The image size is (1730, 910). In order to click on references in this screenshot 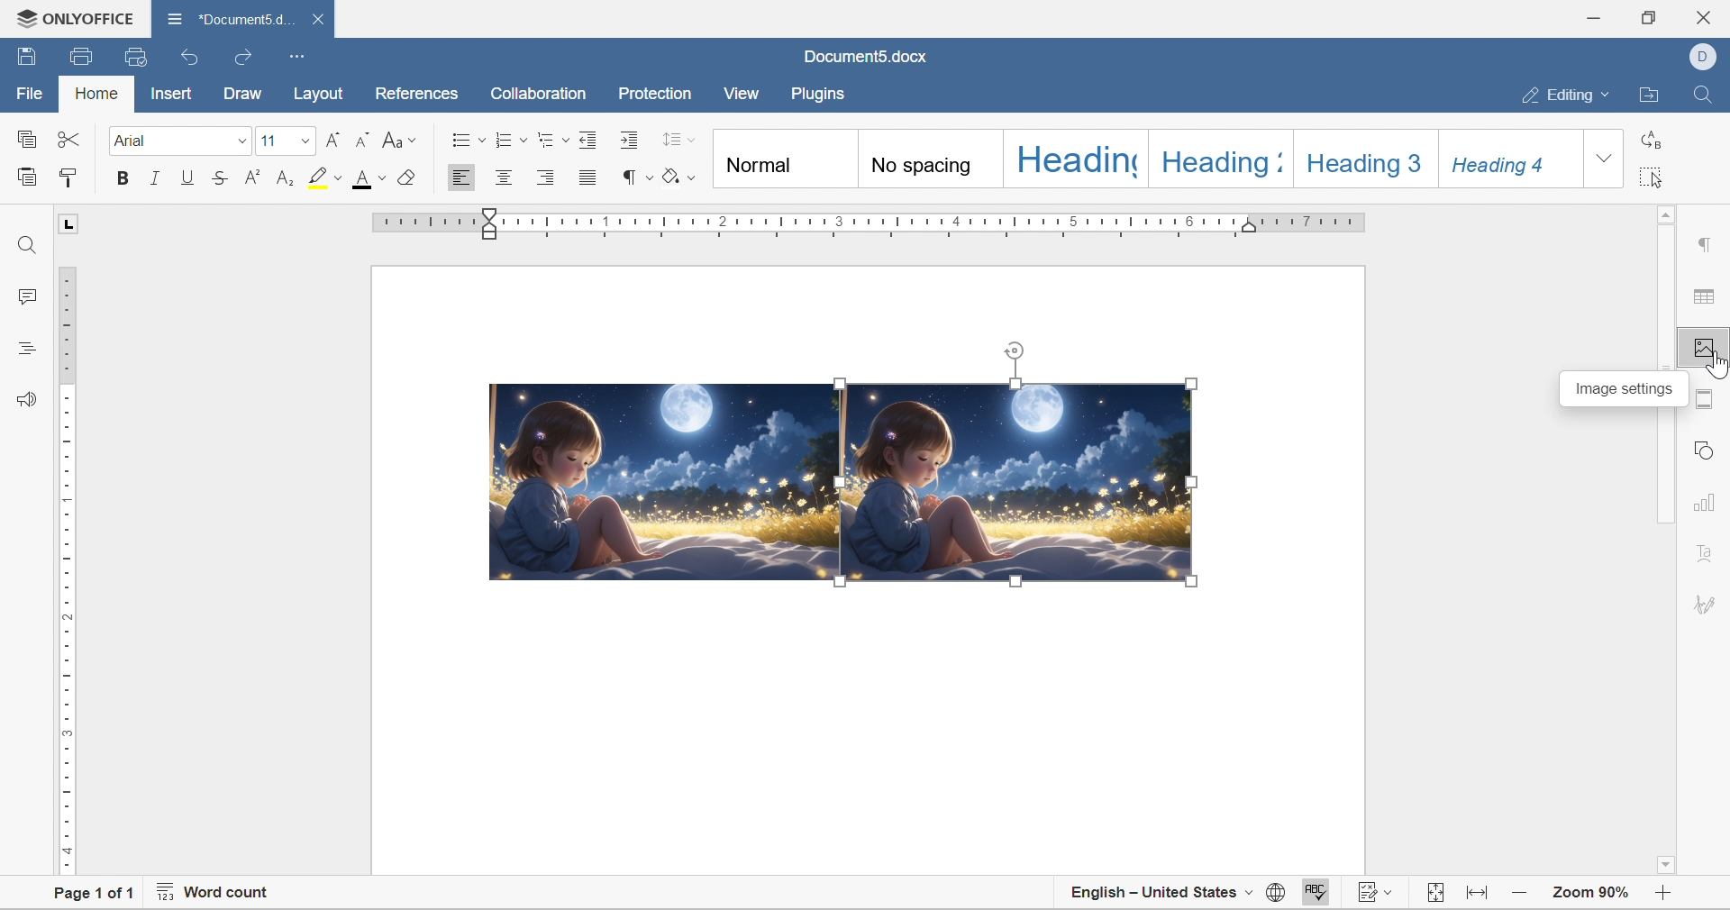, I will do `click(414, 96)`.